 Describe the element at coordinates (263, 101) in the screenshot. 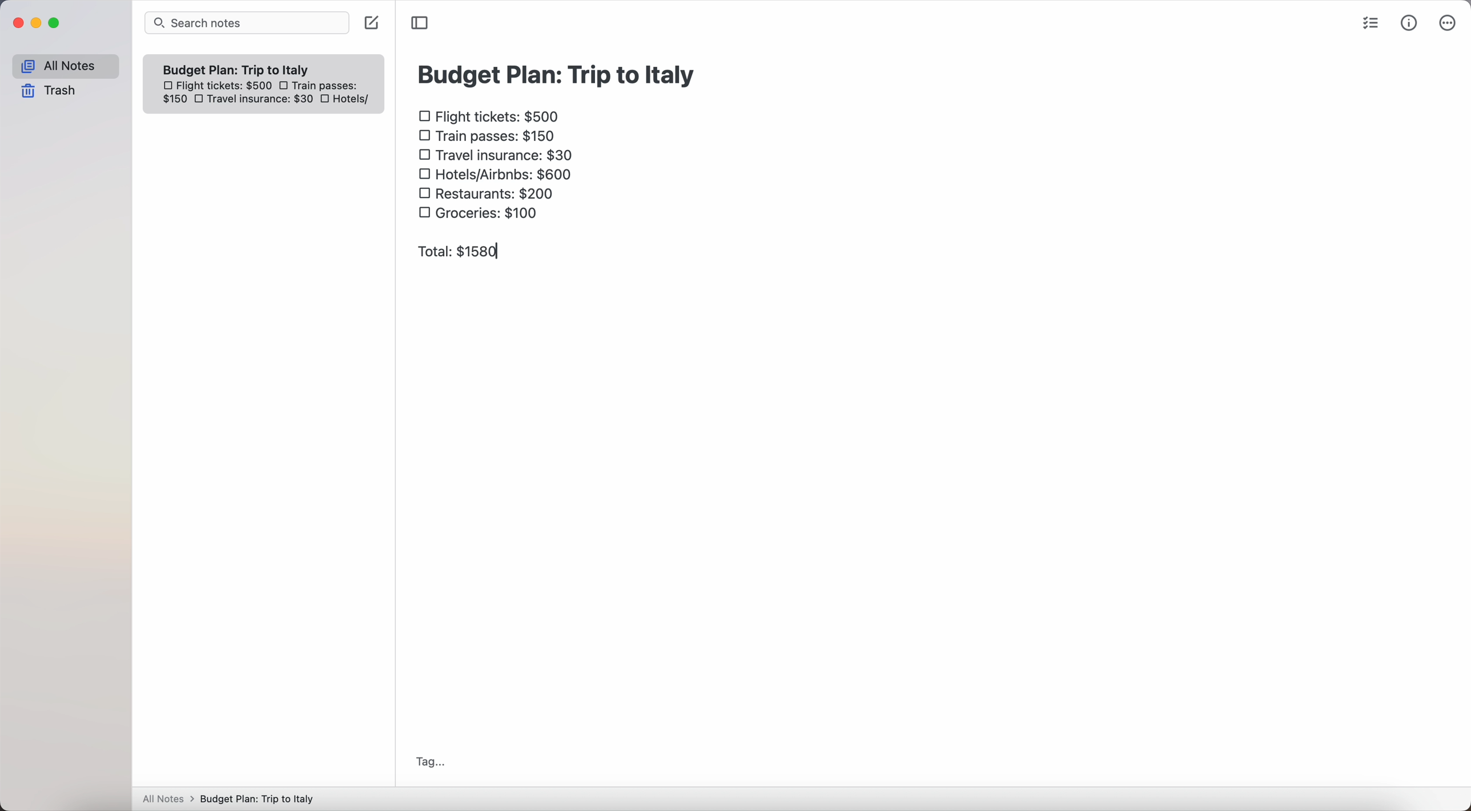

I see `travel insurance: $30` at that location.